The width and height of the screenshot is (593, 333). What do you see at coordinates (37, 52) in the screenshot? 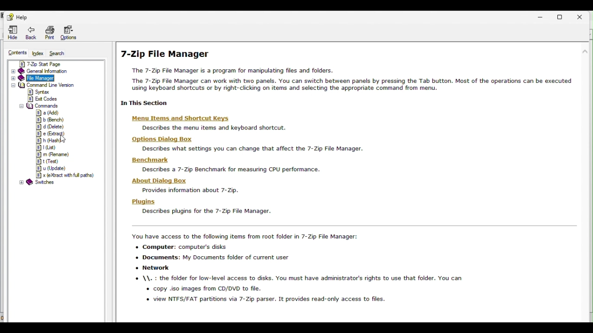
I see `Index` at bounding box center [37, 52].